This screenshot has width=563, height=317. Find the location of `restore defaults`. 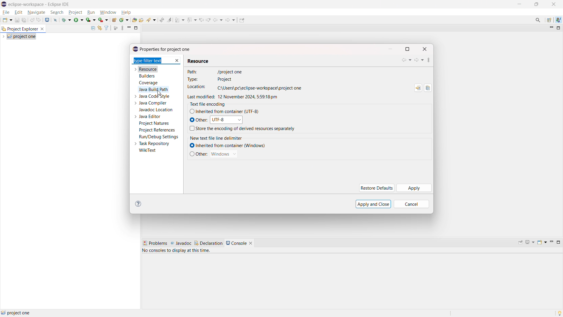

restore defaults is located at coordinates (376, 188).